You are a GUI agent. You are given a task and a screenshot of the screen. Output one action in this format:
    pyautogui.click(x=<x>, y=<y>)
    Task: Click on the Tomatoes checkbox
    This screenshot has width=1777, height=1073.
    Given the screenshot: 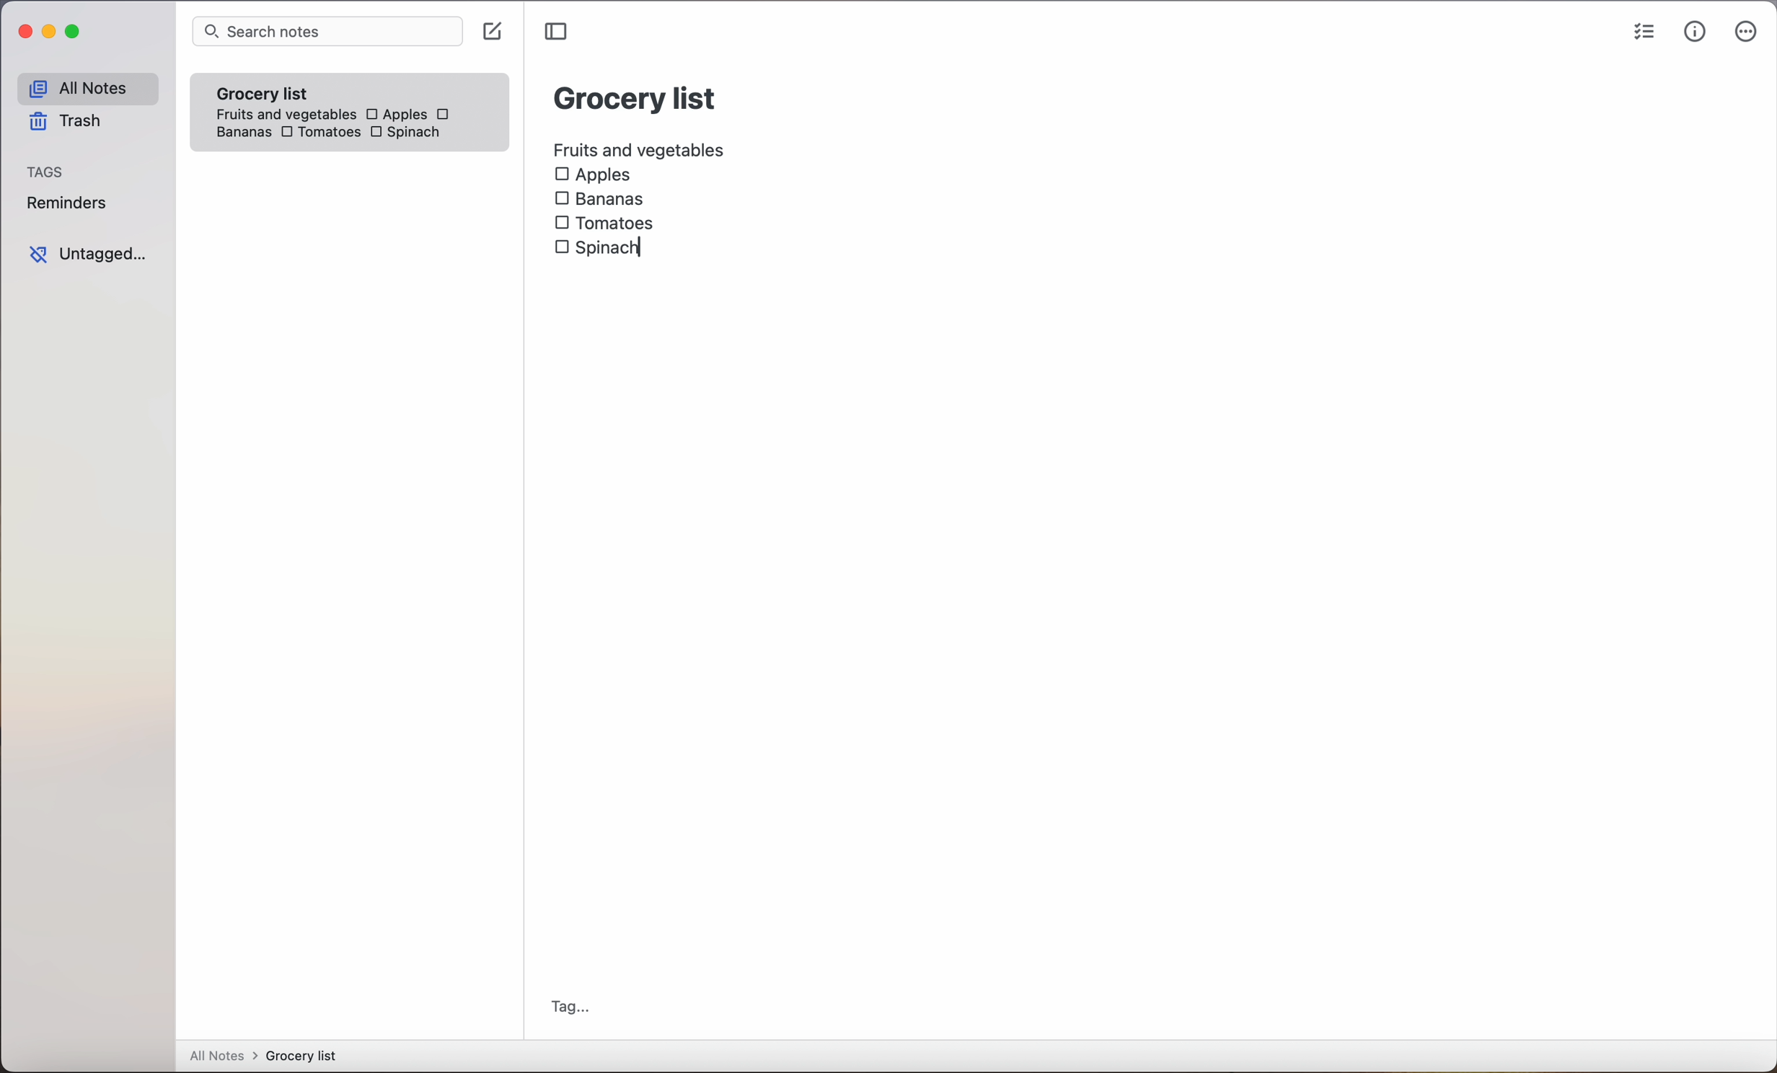 What is the action you would take?
    pyautogui.click(x=604, y=224)
    